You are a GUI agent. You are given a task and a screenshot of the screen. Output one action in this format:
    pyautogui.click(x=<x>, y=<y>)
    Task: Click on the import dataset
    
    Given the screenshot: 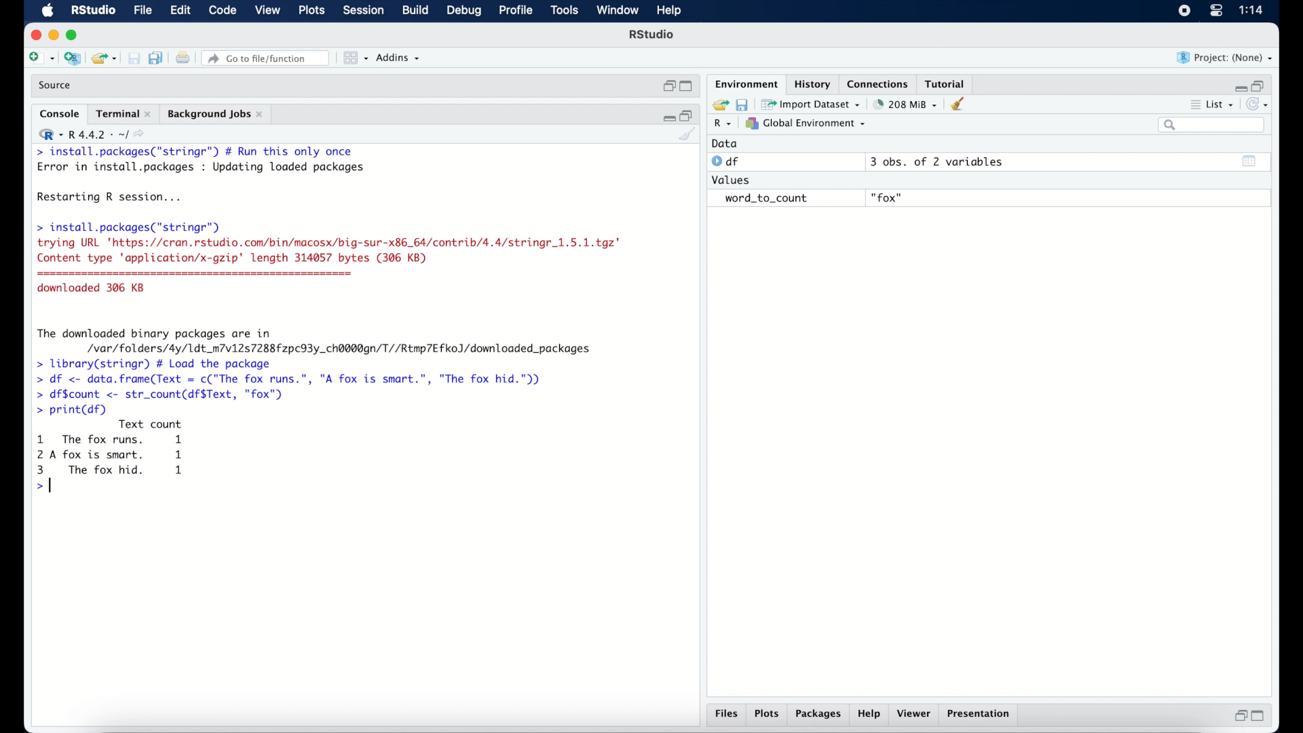 What is the action you would take?
    pyautogui.click(x=811, y=105)
    